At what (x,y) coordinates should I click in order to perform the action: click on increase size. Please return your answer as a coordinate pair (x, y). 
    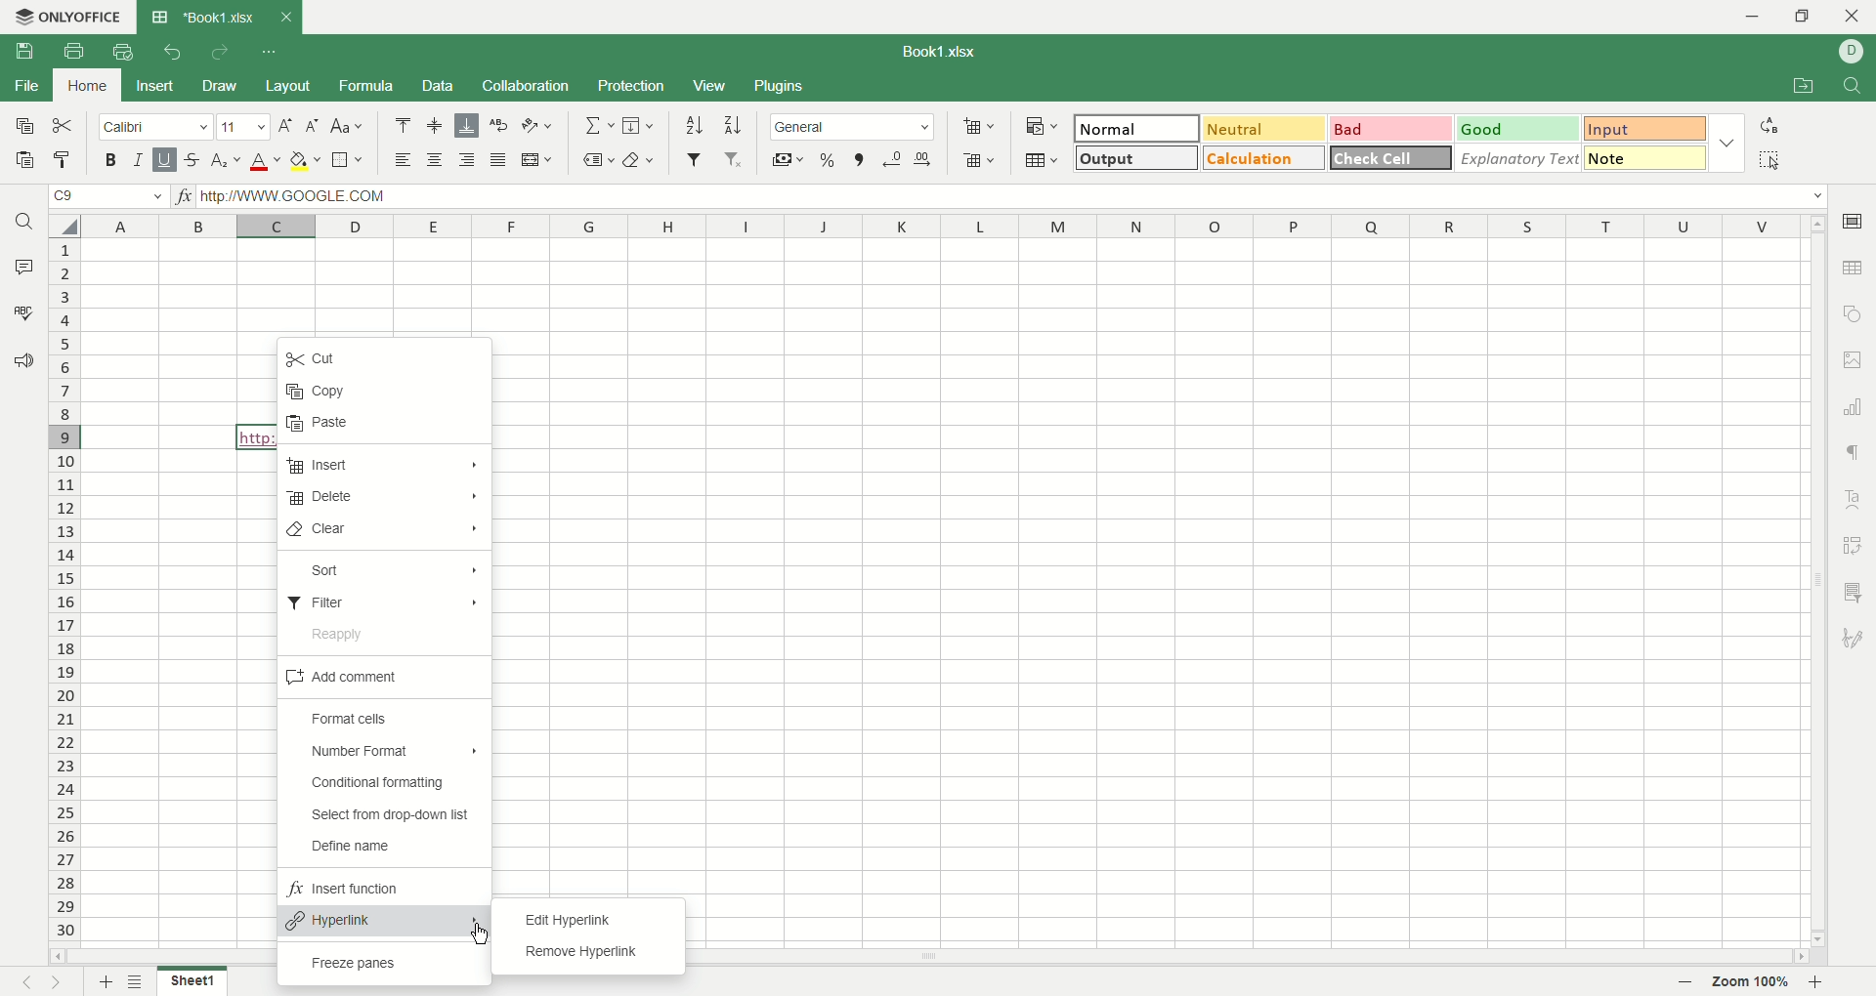
    Looking at the image, I should click on (286, 127).